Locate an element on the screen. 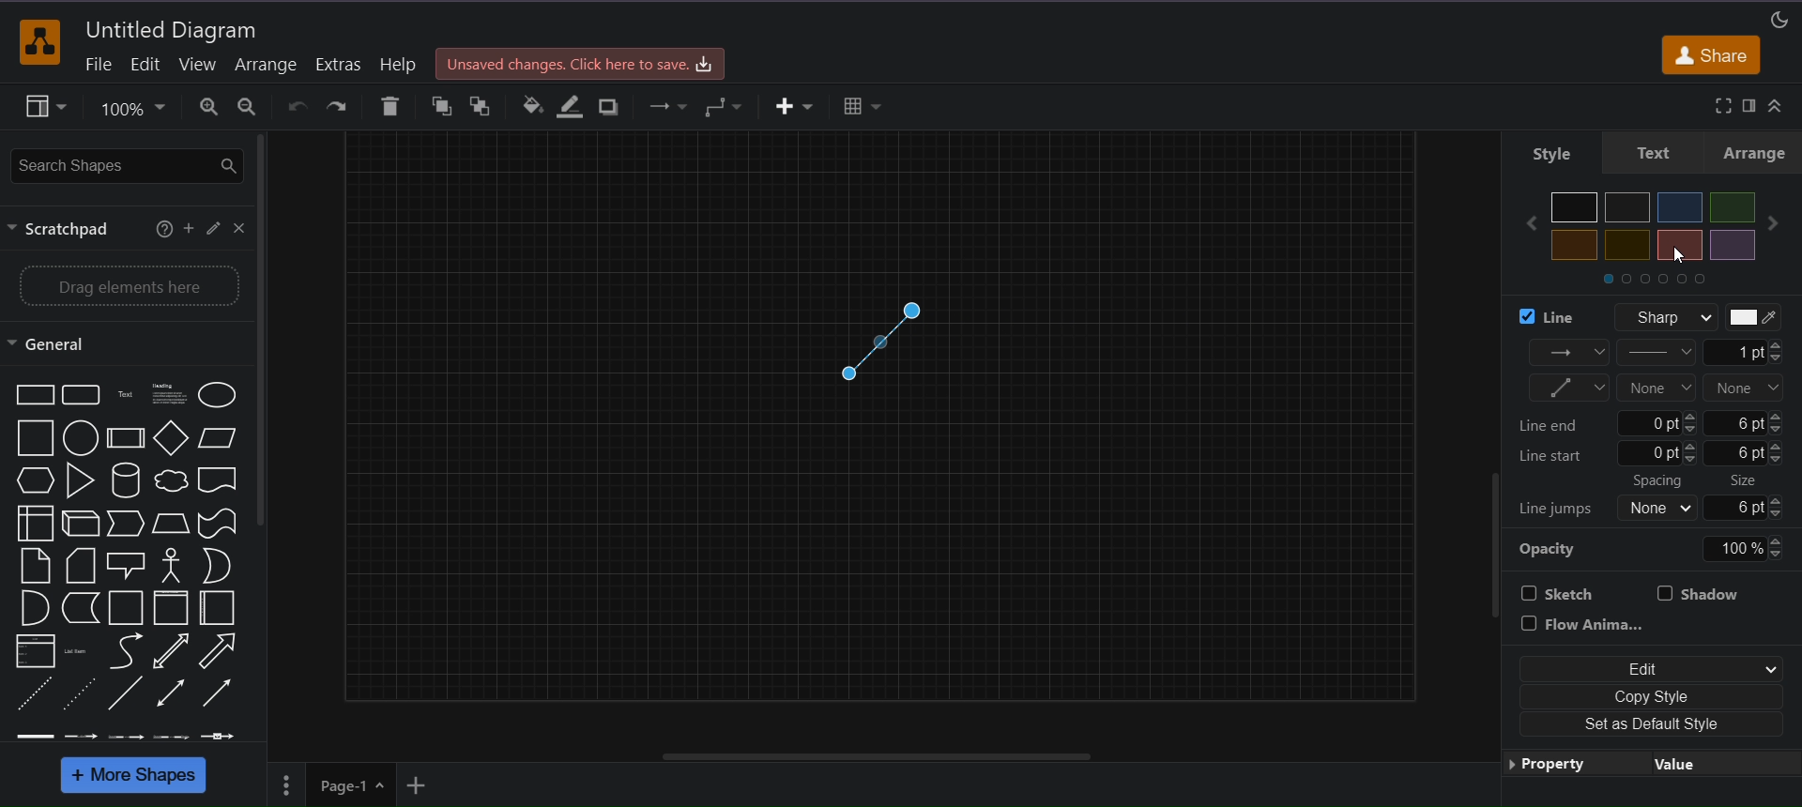 Image resolution: width=1802 pixels, height=807 pixels. fullscreen is located at coordinates (1720, 105).